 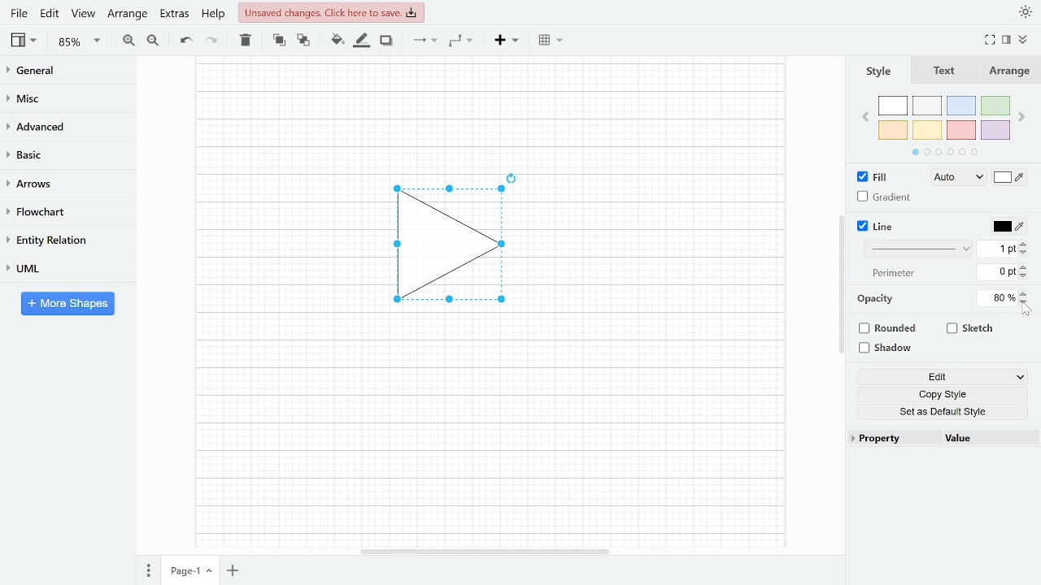 I want to click on Increase Opacity, so click(x=1025, y=292).